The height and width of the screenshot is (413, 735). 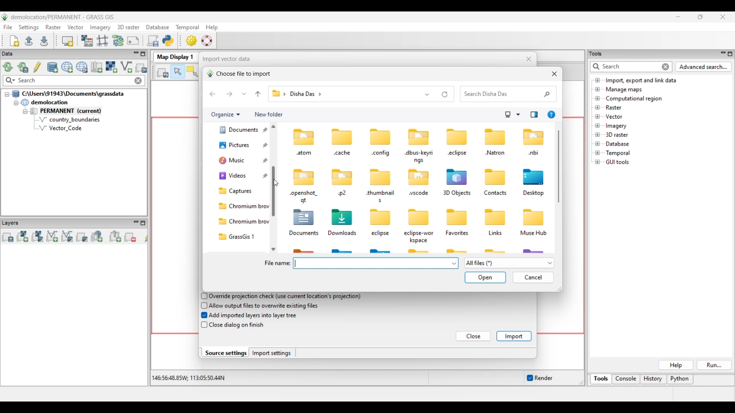 What do you see at coordinates (495, 136) in the screenshot?
I see `icon` at bounding box center [495, 136].